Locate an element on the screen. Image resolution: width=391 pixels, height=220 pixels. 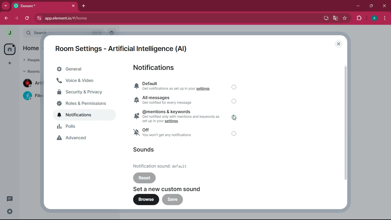
people is located at coordinates (31, 61).